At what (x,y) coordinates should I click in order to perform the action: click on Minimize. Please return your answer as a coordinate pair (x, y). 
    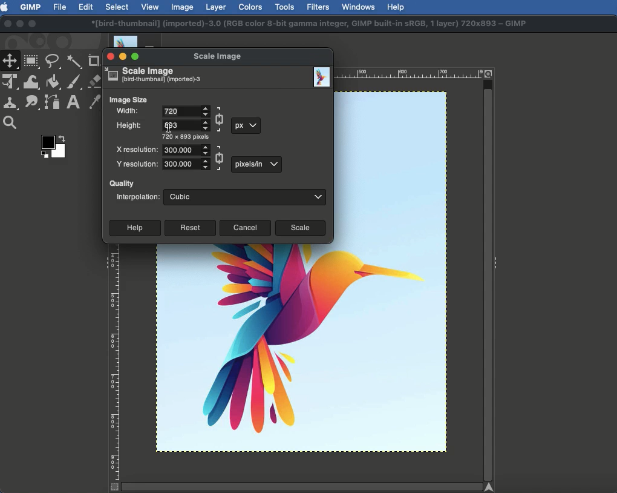
    Looking at the image, I should click on (19, 23).